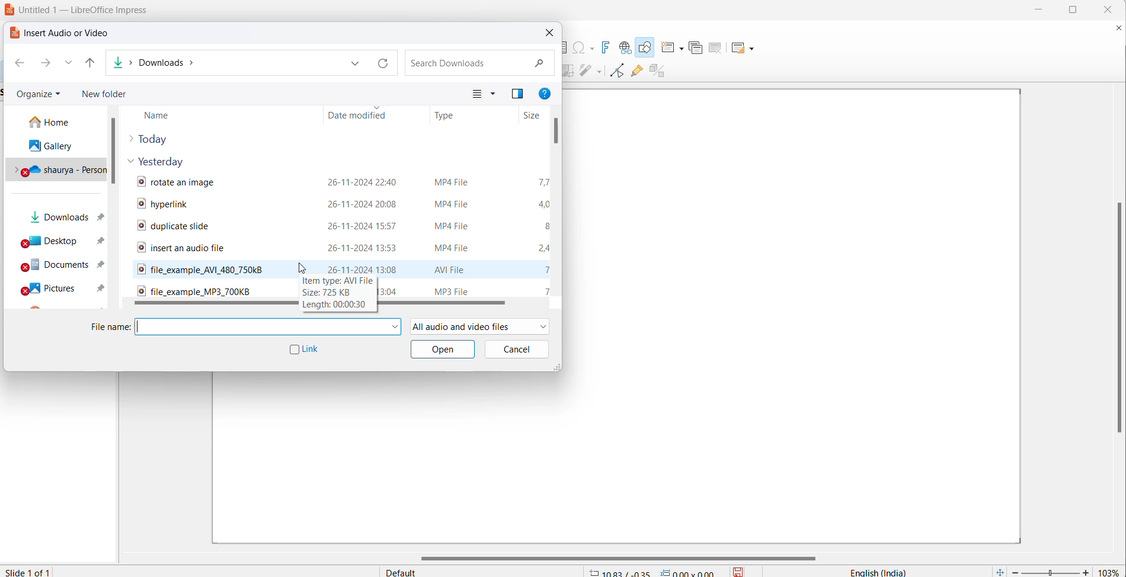 The width and height of the screenshot is (1126, 577). What do you see at coordinates (654, 570) in the screenshot?
I see `cursor and selection coordinates` at bounding box center [654, 570].